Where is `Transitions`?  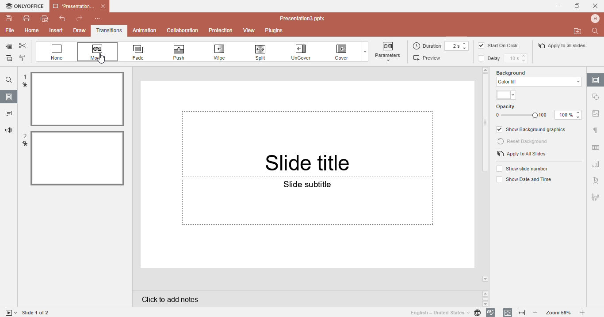 Transitions is located at coordinates (109, 31).